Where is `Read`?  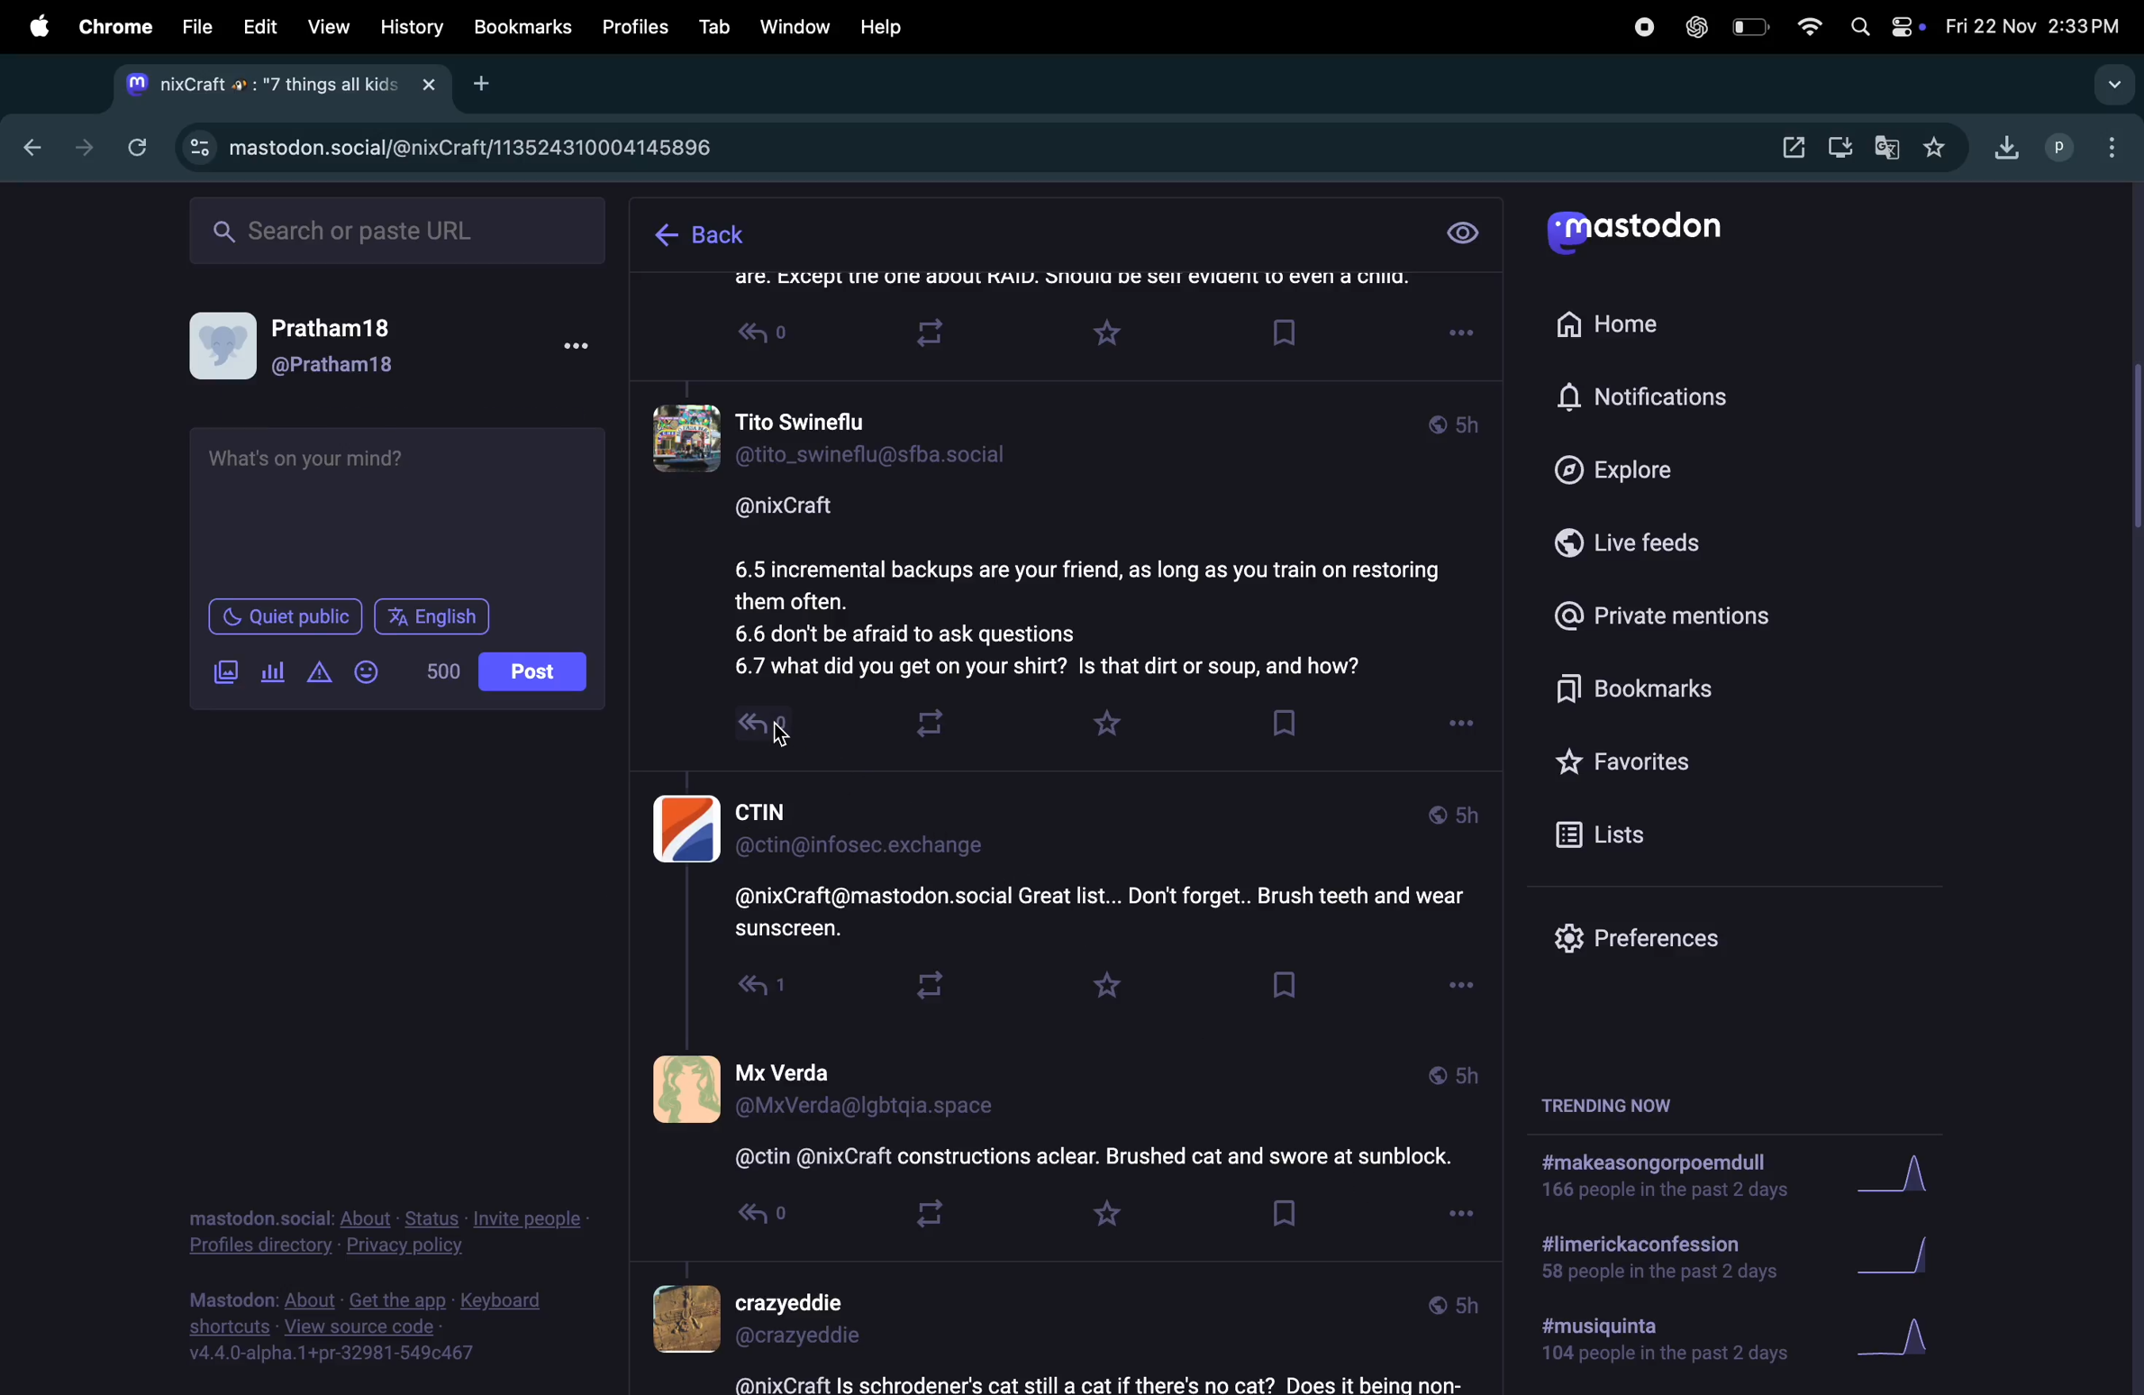 Read is located at coordinates (741, 991).